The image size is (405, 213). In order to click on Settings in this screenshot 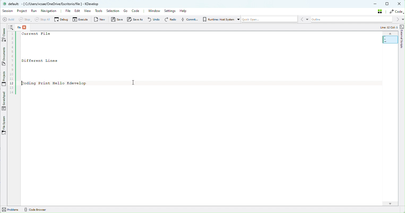, I will do `click(170, 11)`.